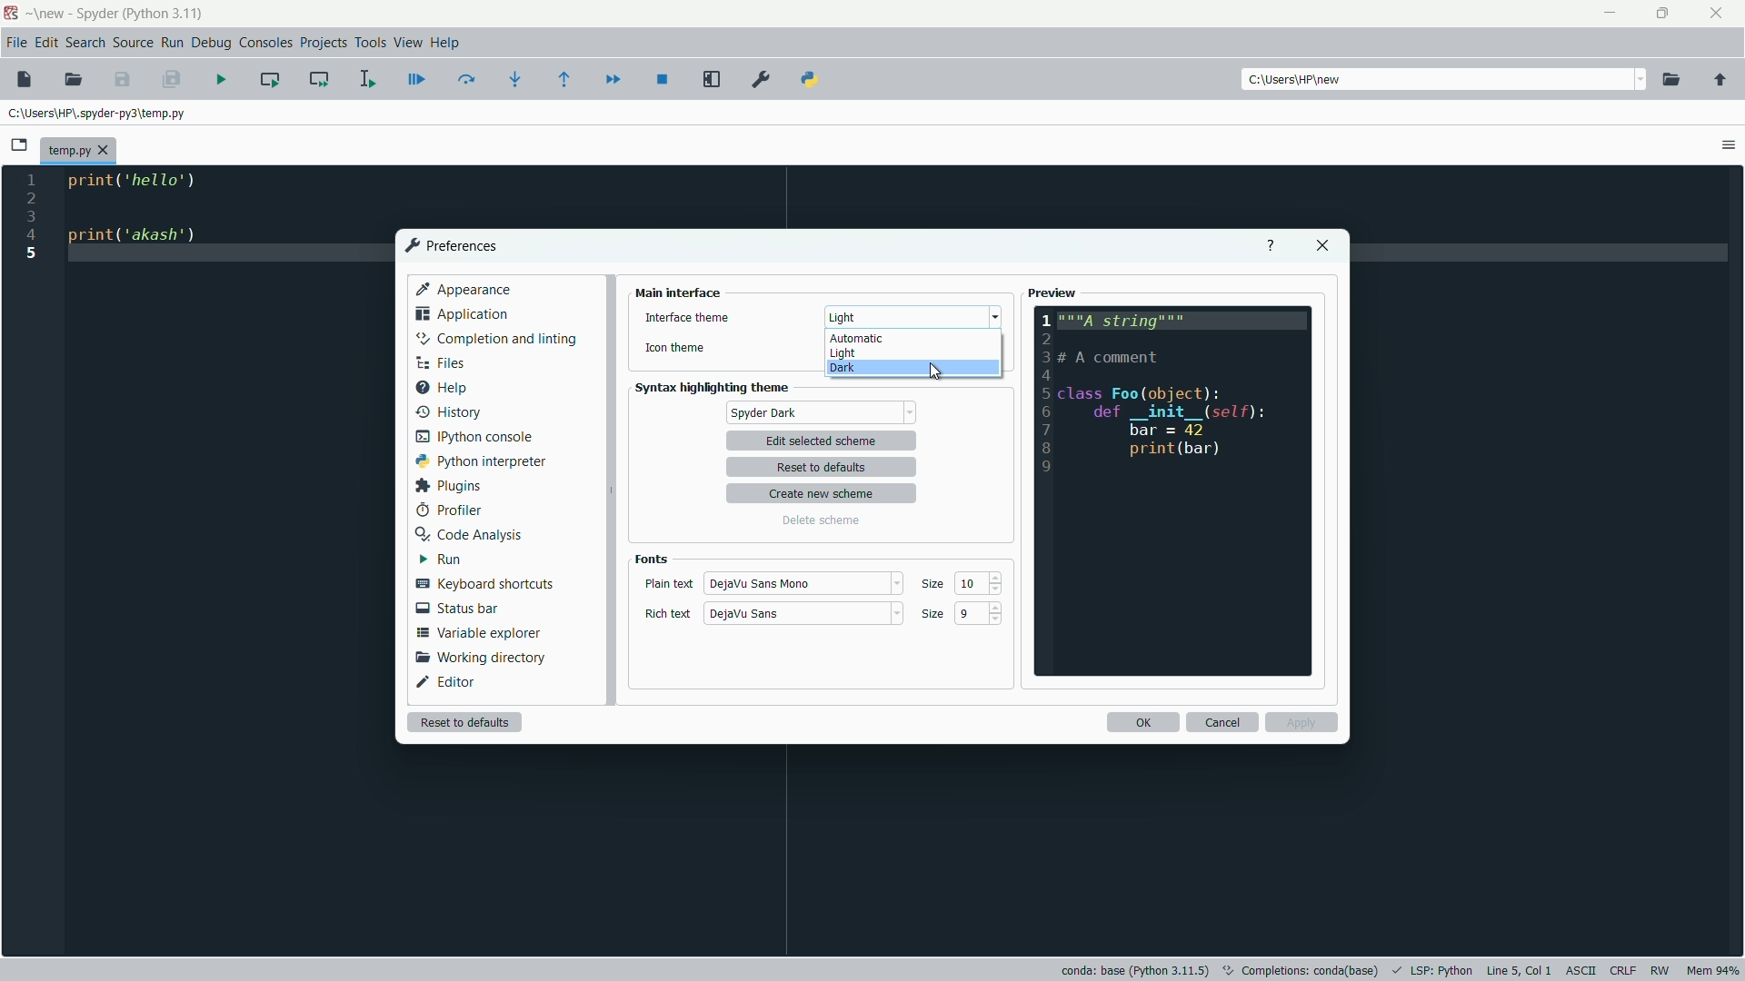 This screenshot has width=1745, height=981. What do you see at coordinates (172, 80) in the screenshot?
I see `save all files` at bounding box center [172, 80].